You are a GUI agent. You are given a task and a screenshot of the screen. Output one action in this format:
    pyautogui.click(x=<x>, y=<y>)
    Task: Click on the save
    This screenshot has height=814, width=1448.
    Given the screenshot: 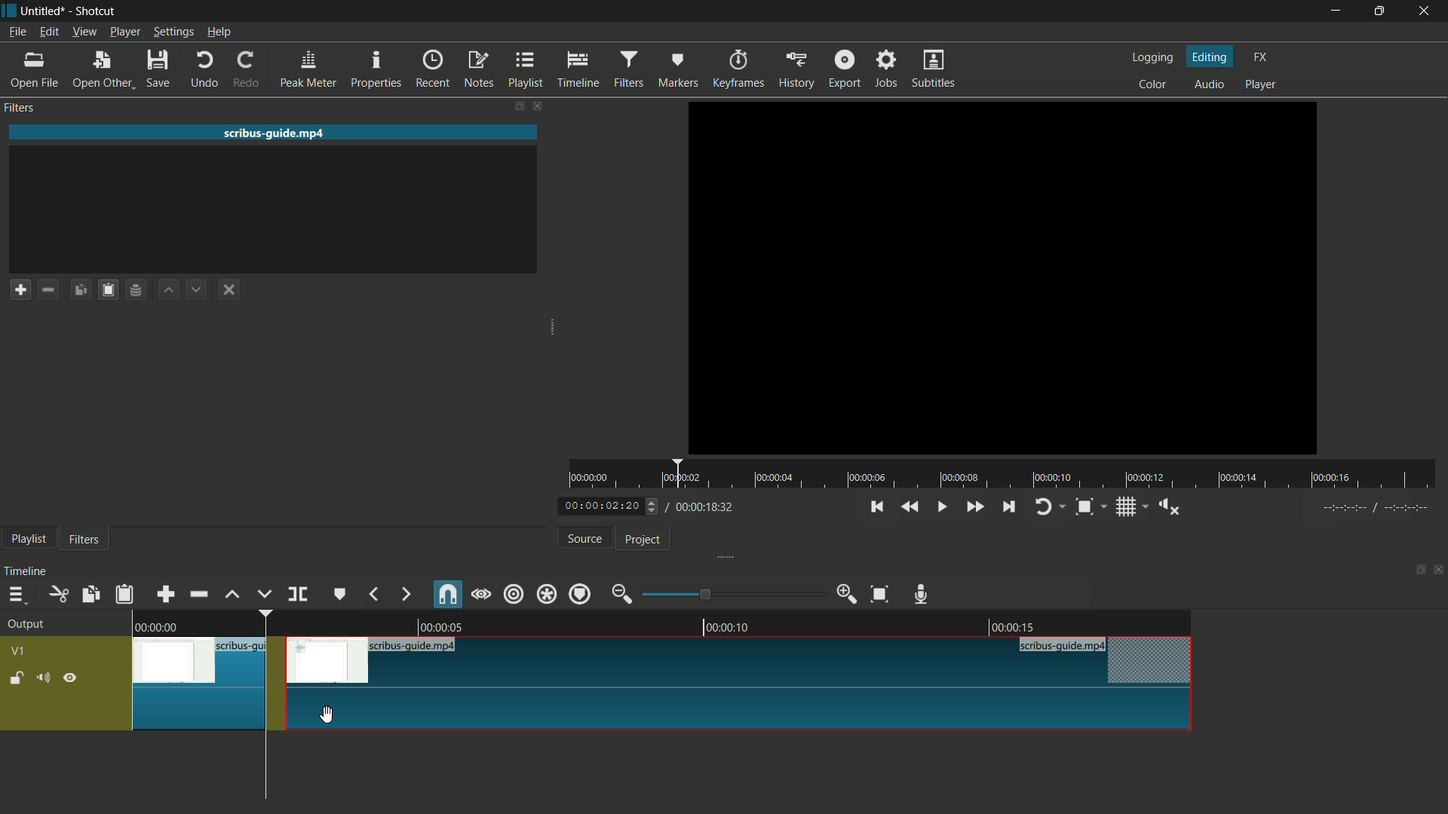 What is the action you would take?
    pyautogui.click(x=157, y=68)
    